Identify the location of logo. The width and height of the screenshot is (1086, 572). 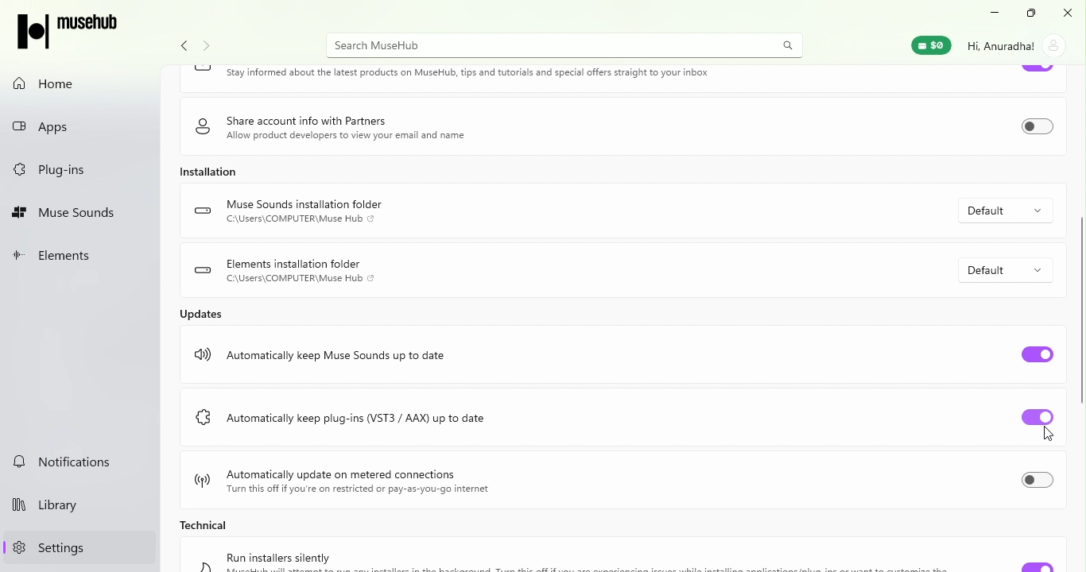
(202, 352).